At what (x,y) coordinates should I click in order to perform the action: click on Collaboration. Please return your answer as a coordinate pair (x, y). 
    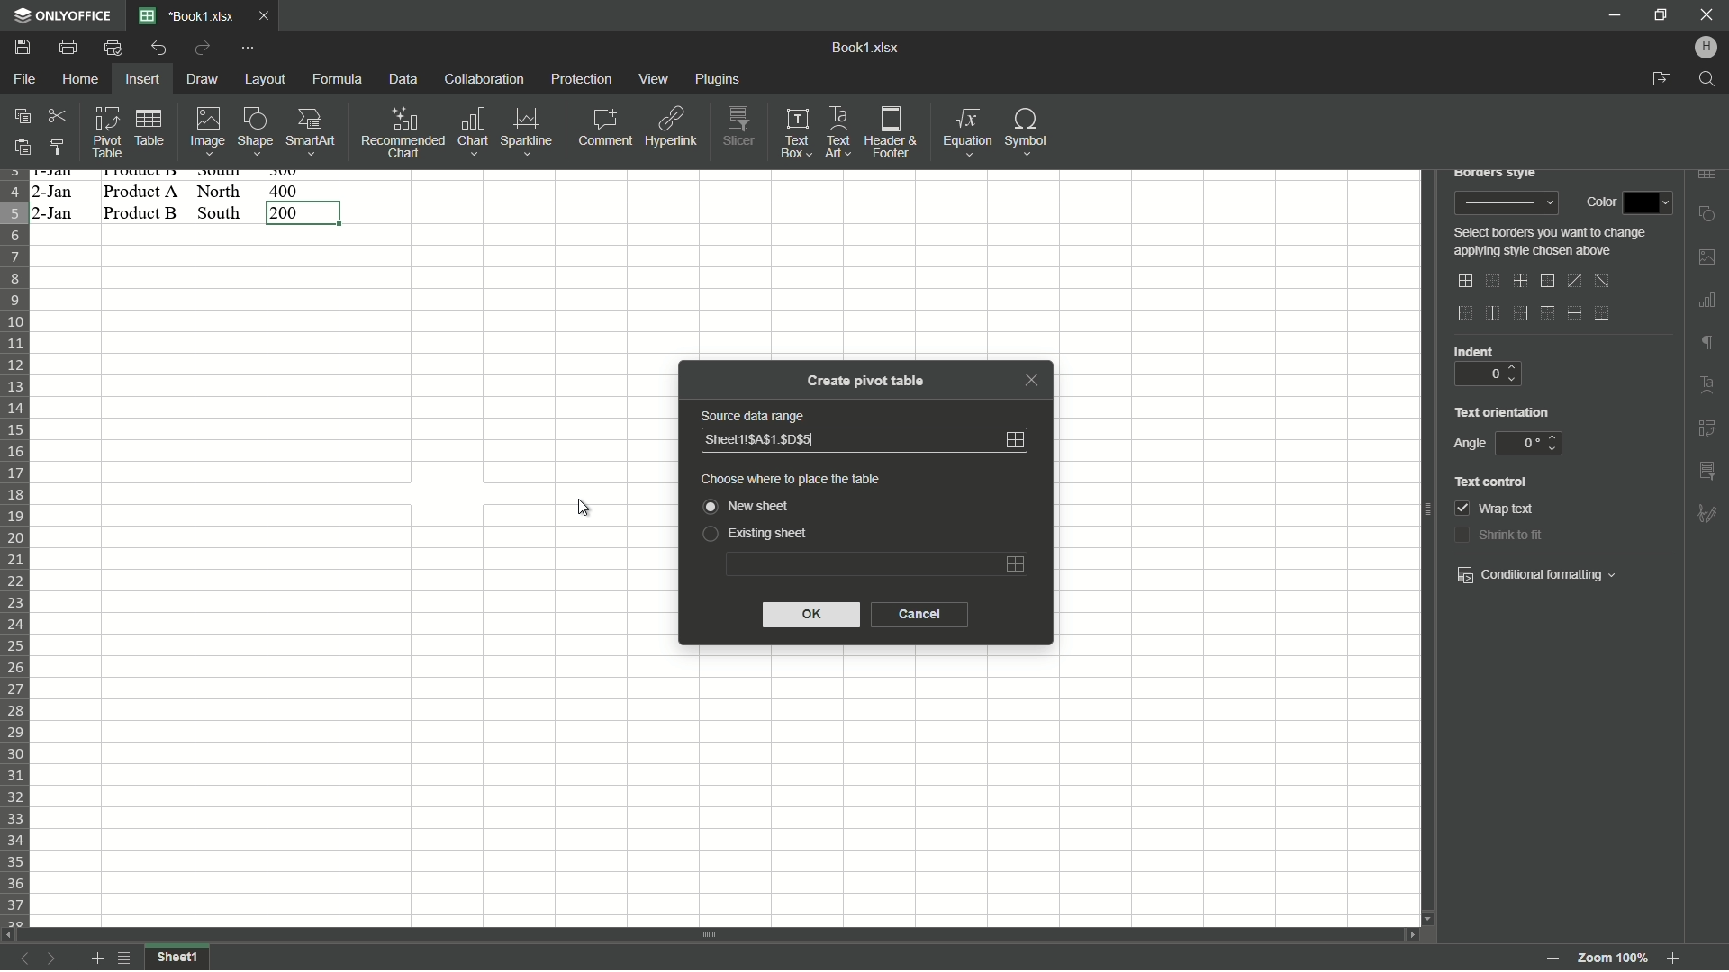
    Looking at the image, I should click on (482, 79).